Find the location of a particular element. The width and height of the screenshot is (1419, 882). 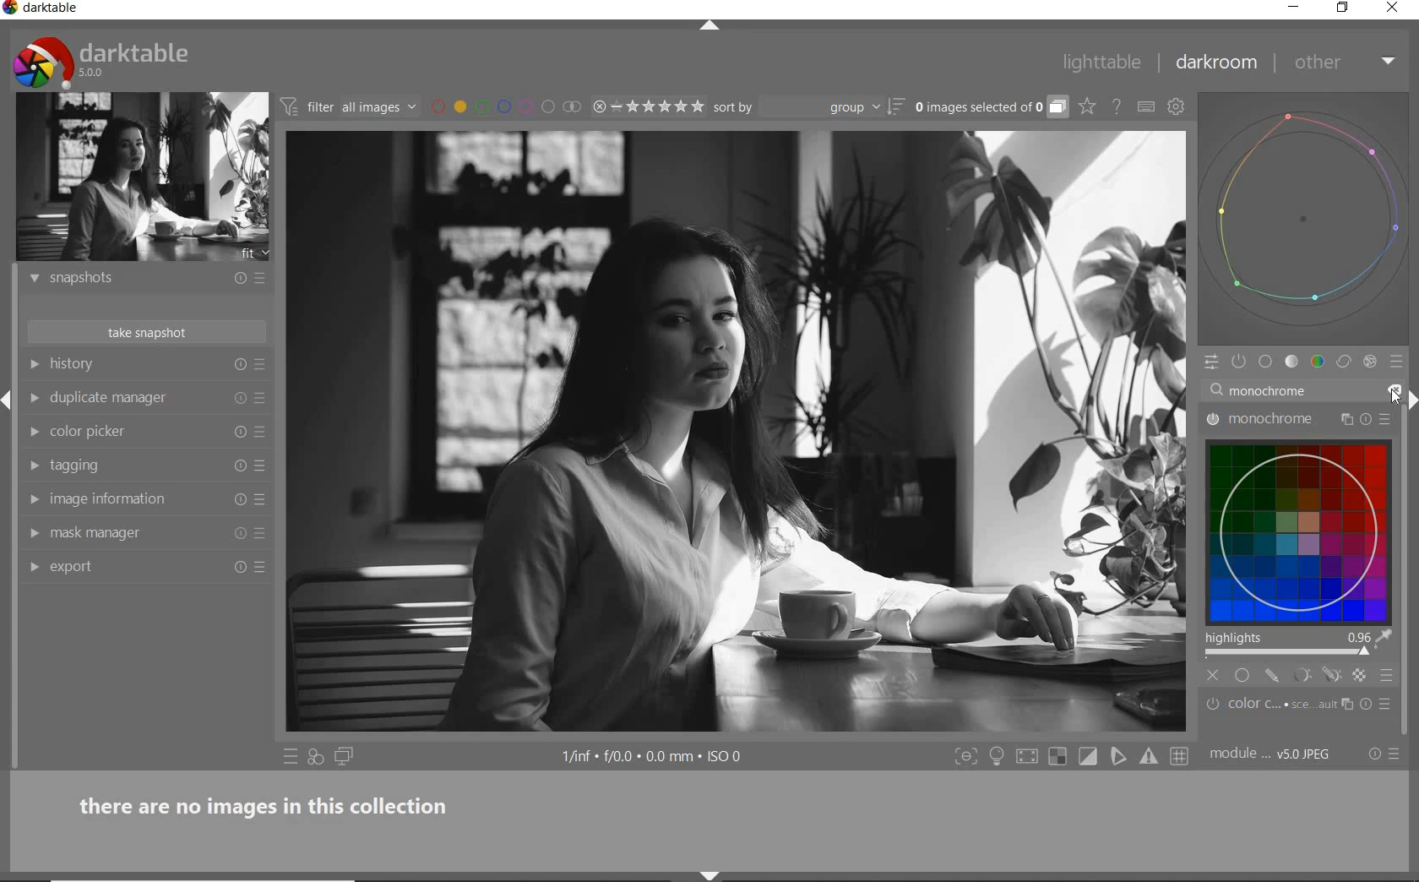

toggle high quality processing is located at coordinates (1029, 757).